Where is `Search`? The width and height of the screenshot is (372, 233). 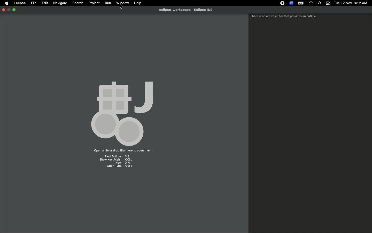
Search is located at coordinates (320, 3).